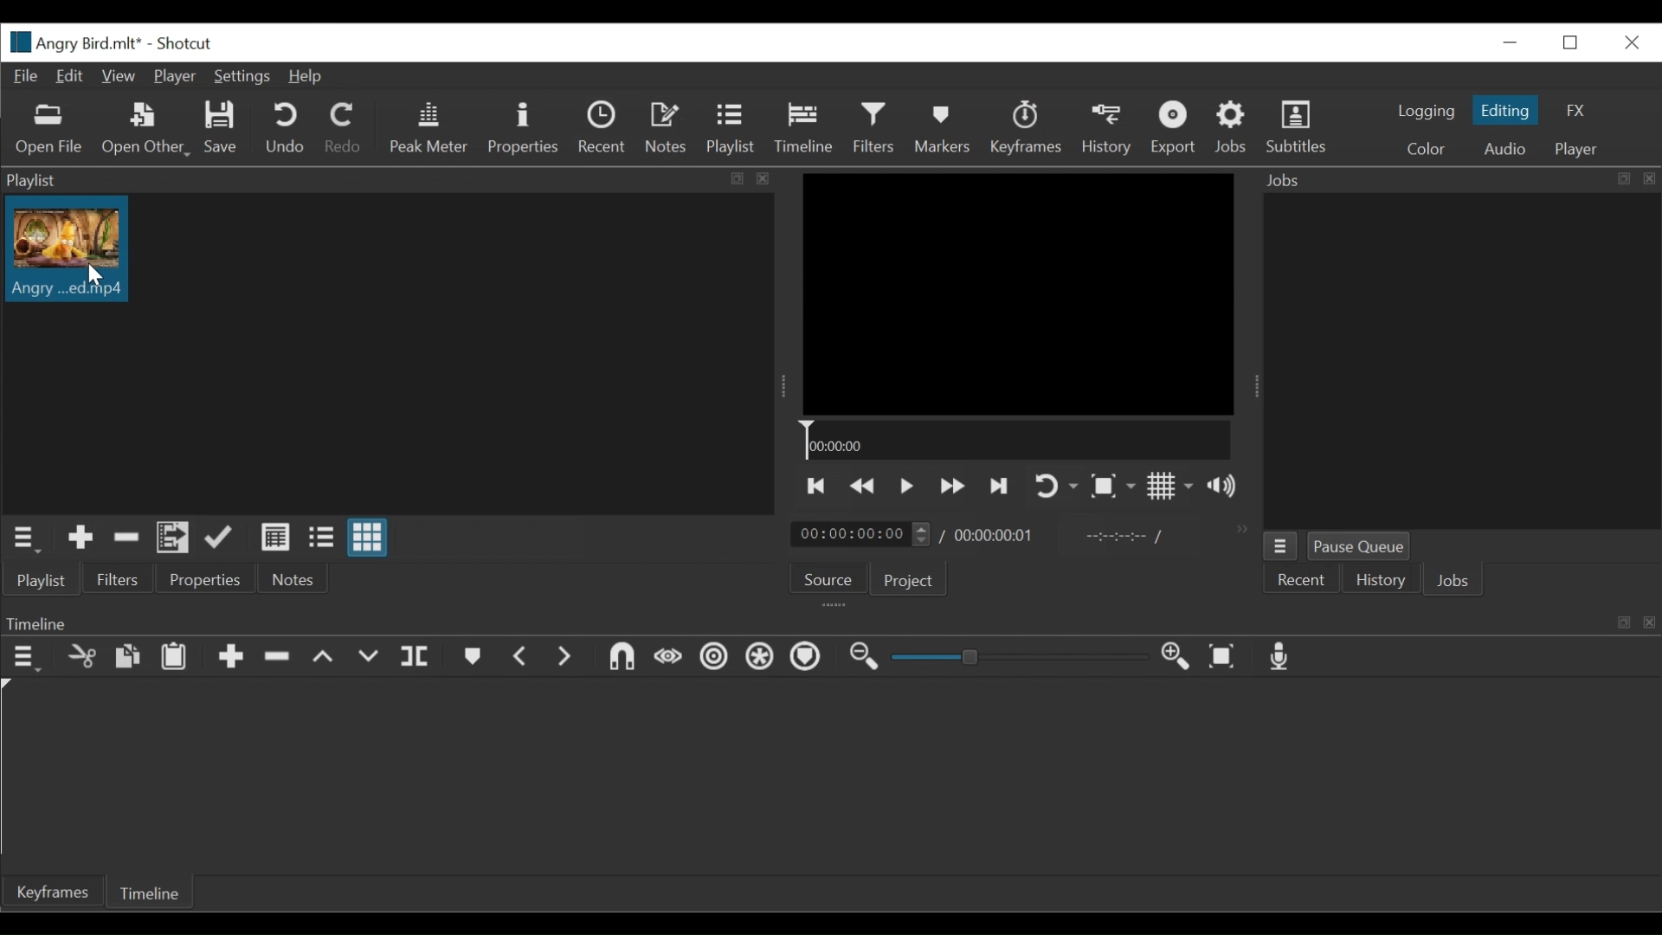  What do you see at coordinates (1175, 129) in the screenshot?
I see `Export` at bounding box center [1175, 129].